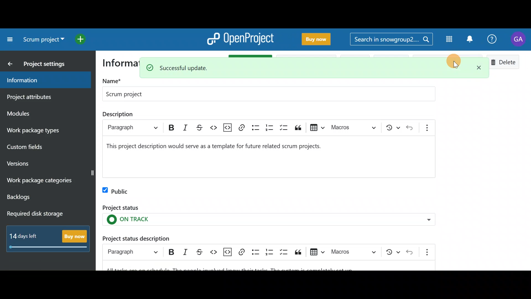 Image resolution: width=531 pixels, height=299 pixels. What do you see at coordinates (120, 191) in the screenshot?
I see `Public` at bounding box center [120, 191].